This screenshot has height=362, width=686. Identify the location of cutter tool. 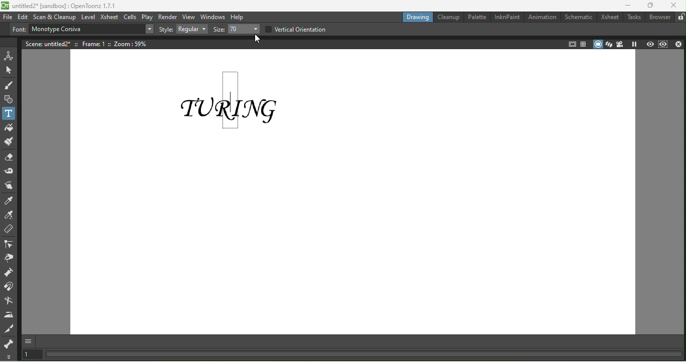
(10, 327).